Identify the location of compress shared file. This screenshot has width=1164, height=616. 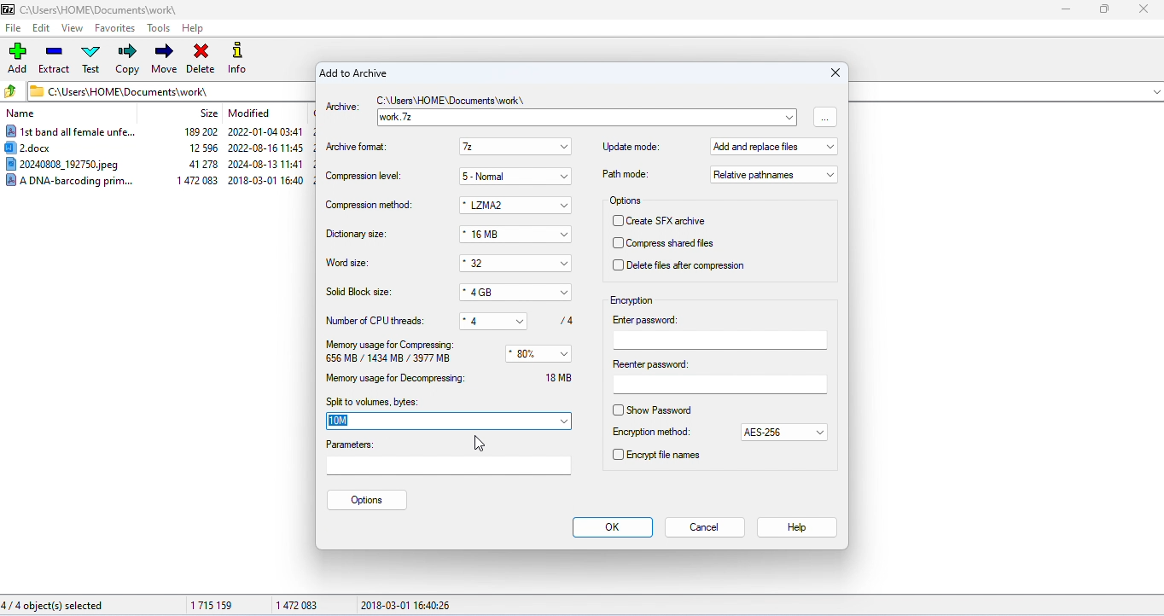
(678, 244).